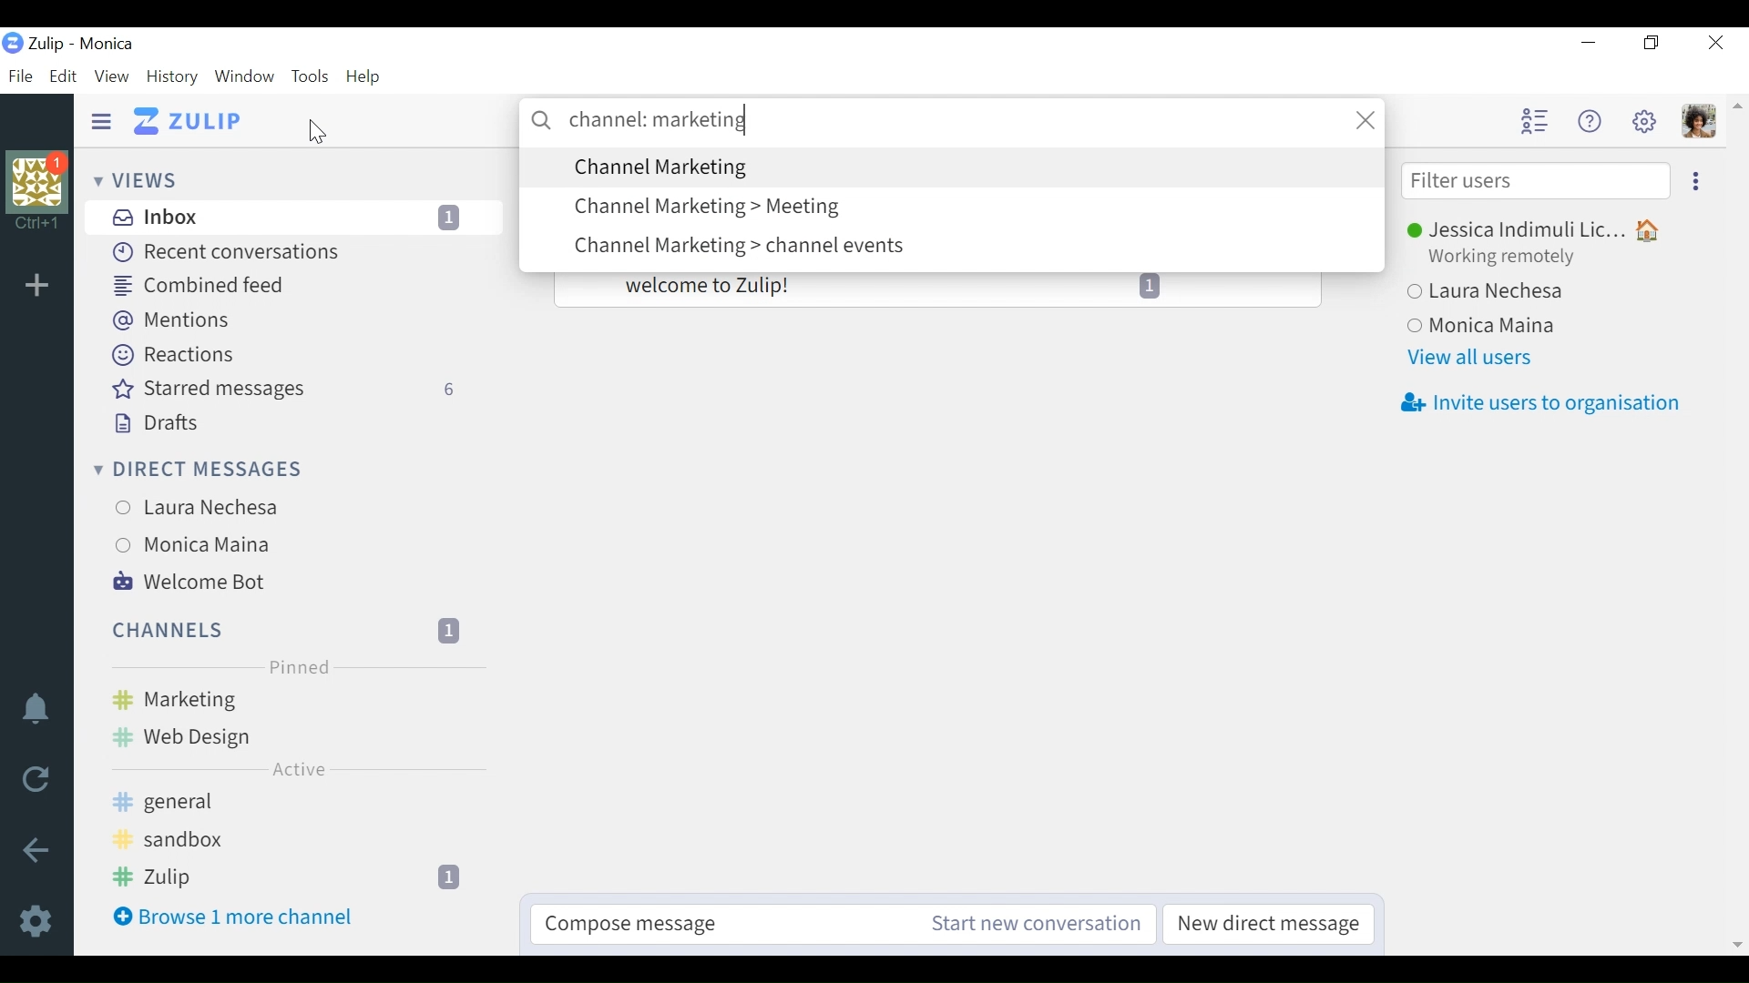 The image size is (1749, 983). Describe the element at coordinates (710, 923) in the screenshot. I see `Compose message` at that location.